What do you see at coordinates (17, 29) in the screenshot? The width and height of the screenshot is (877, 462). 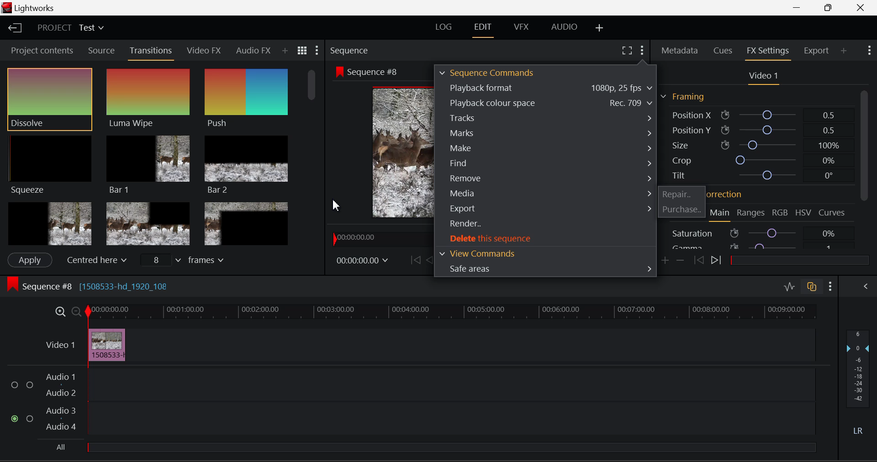 I see `Back to Homepage` at bounding box center [17, 29].